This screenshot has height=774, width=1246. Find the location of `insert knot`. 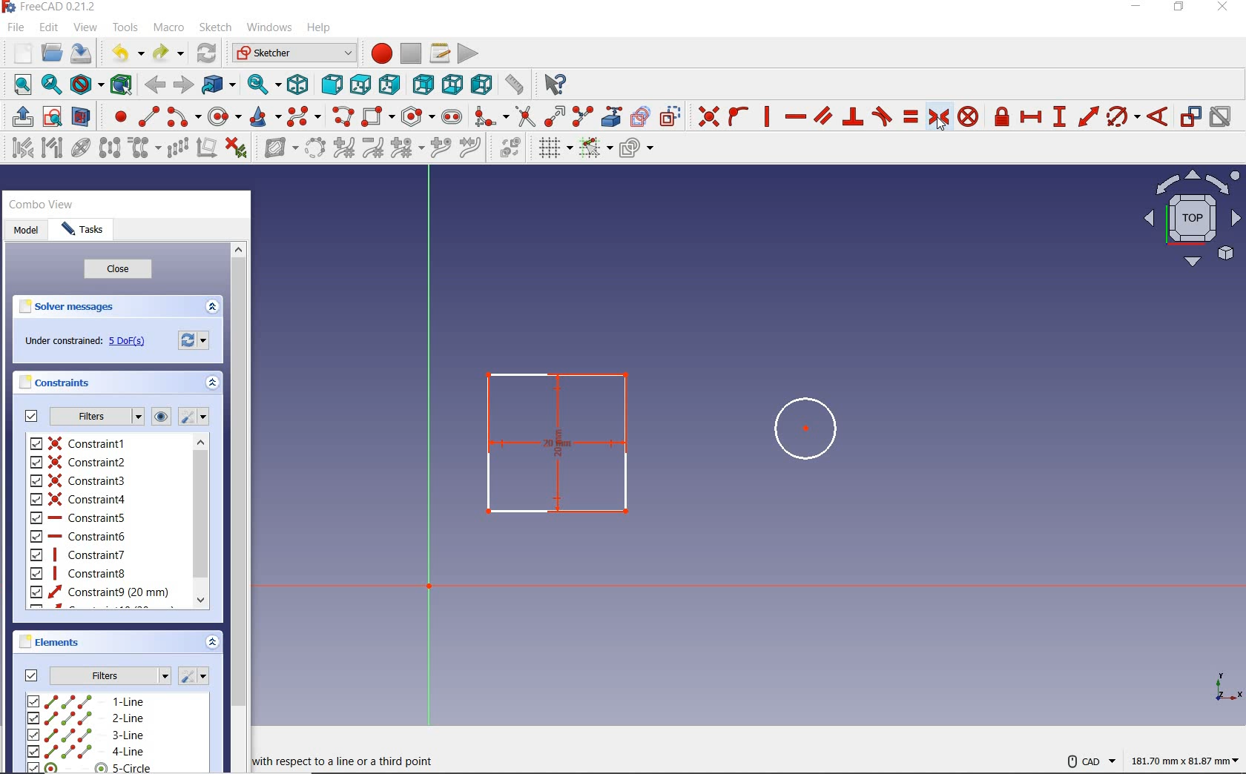

insert knot is located at coordinates (440, 149).